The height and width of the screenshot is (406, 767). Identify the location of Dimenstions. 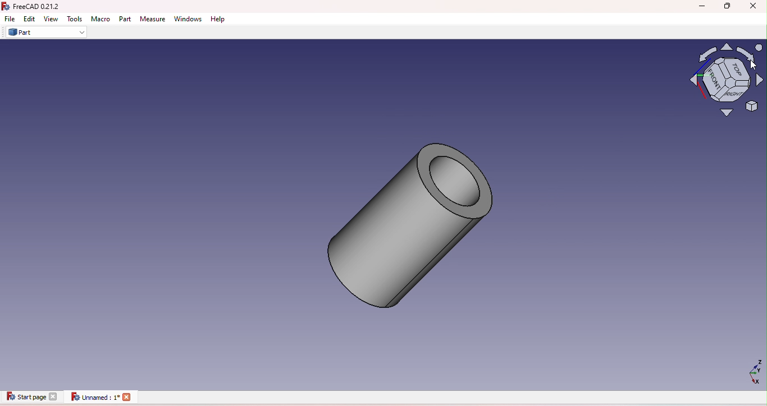
(750, 374).